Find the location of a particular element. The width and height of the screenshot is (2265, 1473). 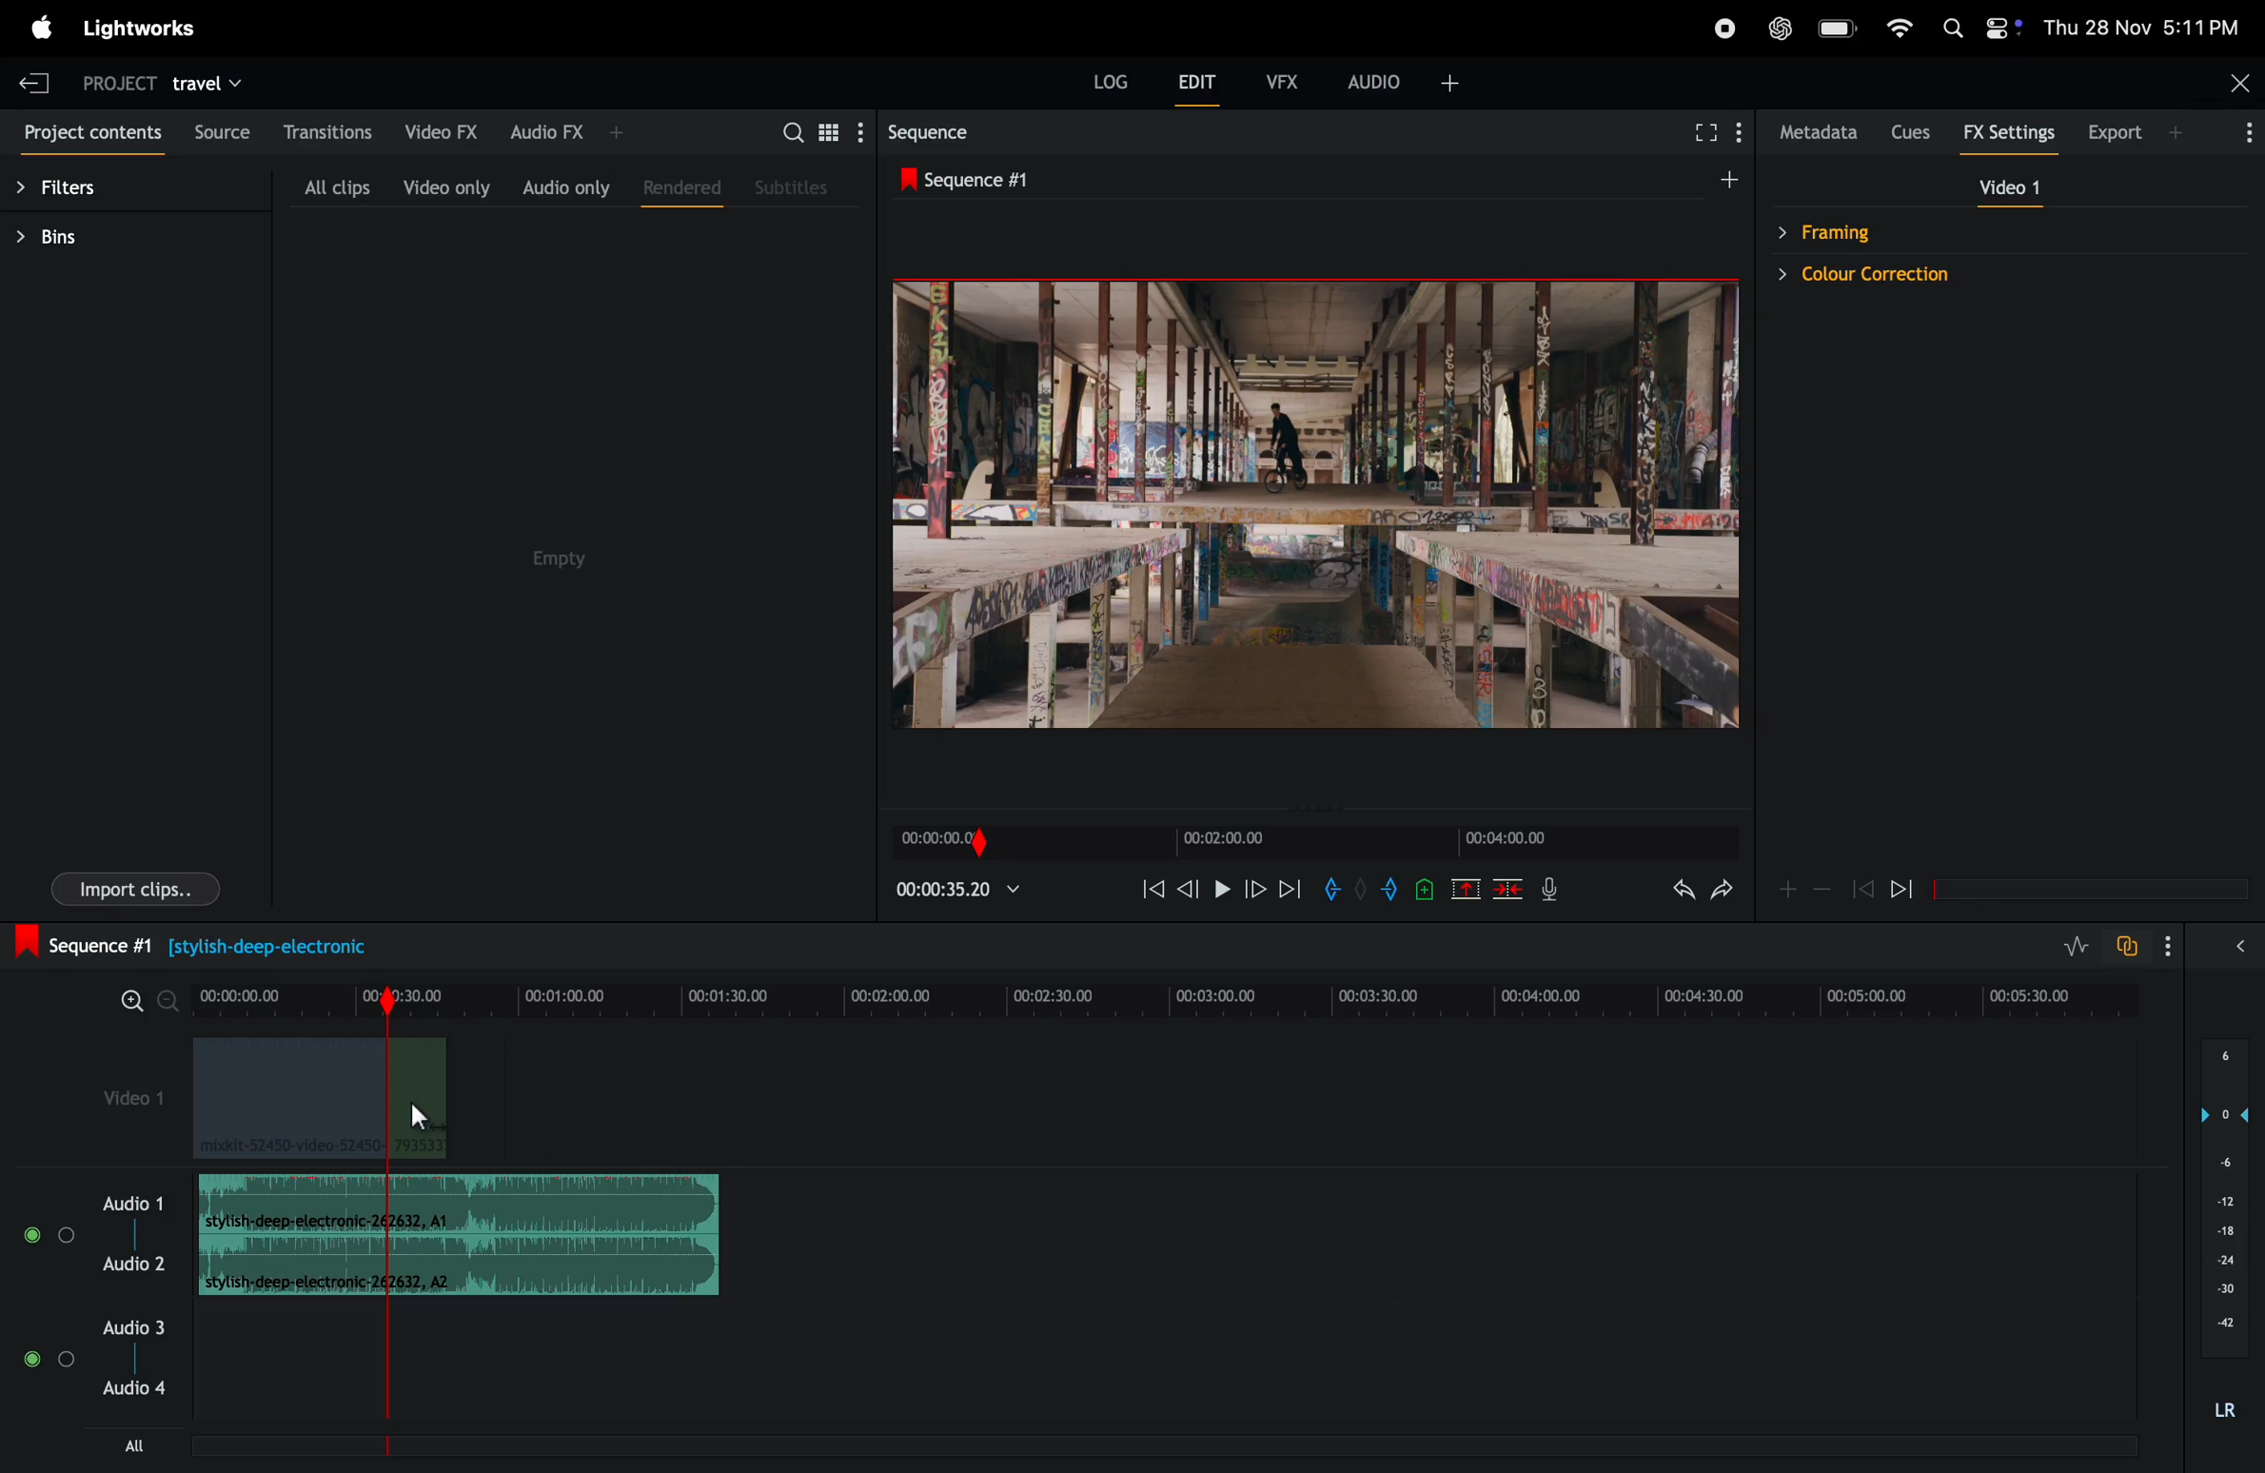

time frames is located at coordinates (1166, 996).